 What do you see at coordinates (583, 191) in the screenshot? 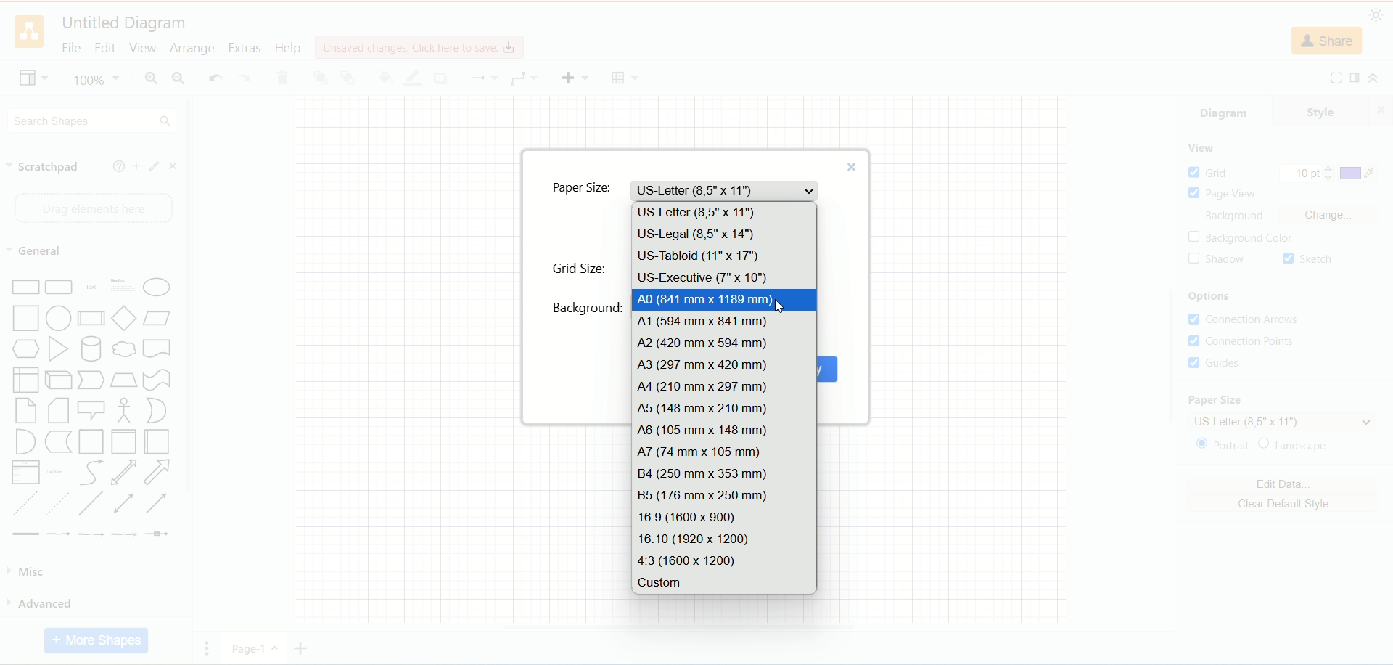
I see `paper size` at bounding box center [583, 191].